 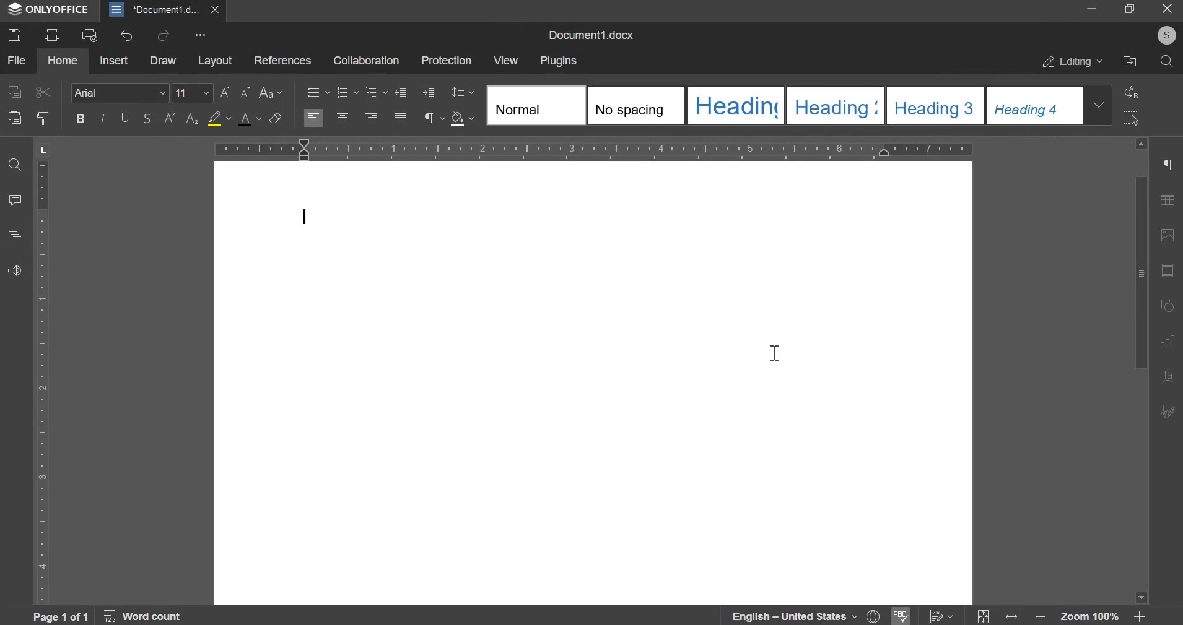 What do you see at coordinates (875, 616) in the screenshot?
I see `internet icon` at bounding box center [875, 616].